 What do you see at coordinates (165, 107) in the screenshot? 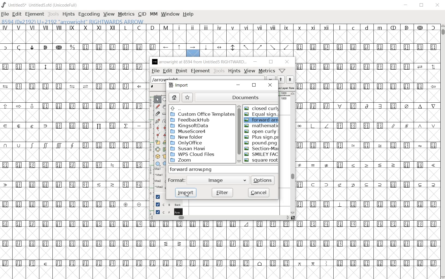
I see `scroll by hand` at bounding box center [165, 107].